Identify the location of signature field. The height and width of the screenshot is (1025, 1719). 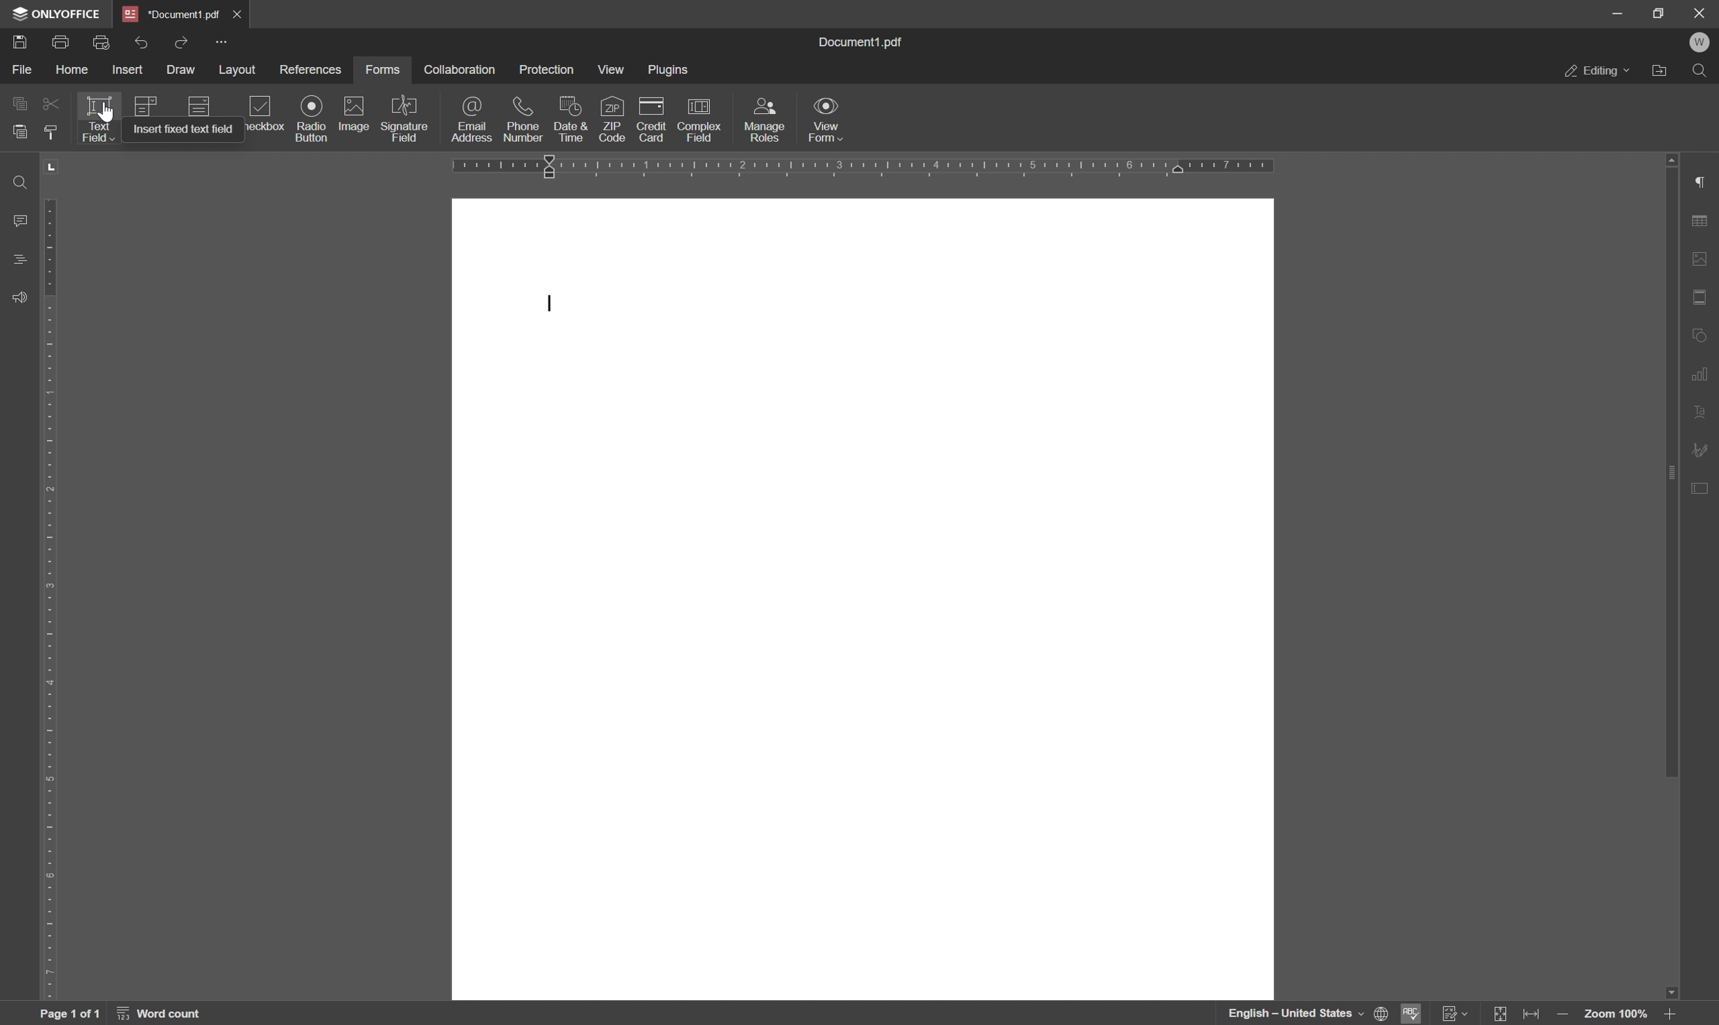
(409, 117).